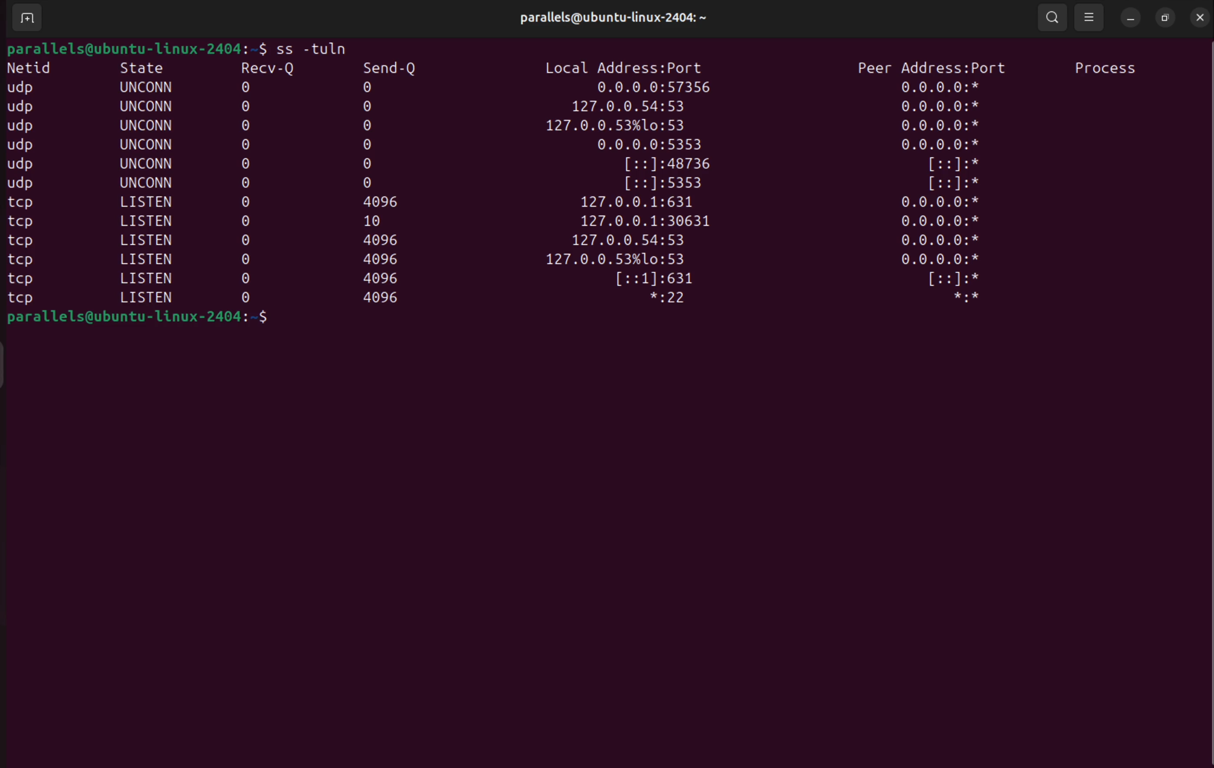  I want to click on state, so click(149, 68).